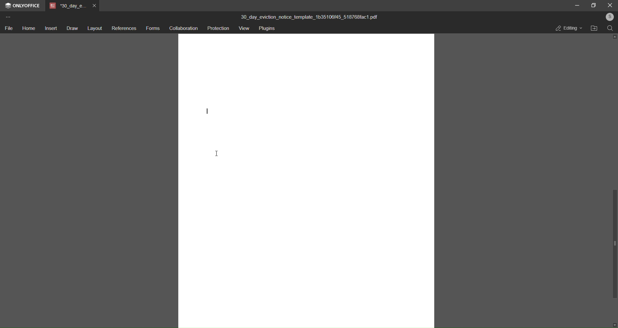 Image resolution: width=618 pixels, height=328 pixels. What do you see at coordinates (614, 37) in the screenshot?
I see `up` at bounding box center [614, 37].